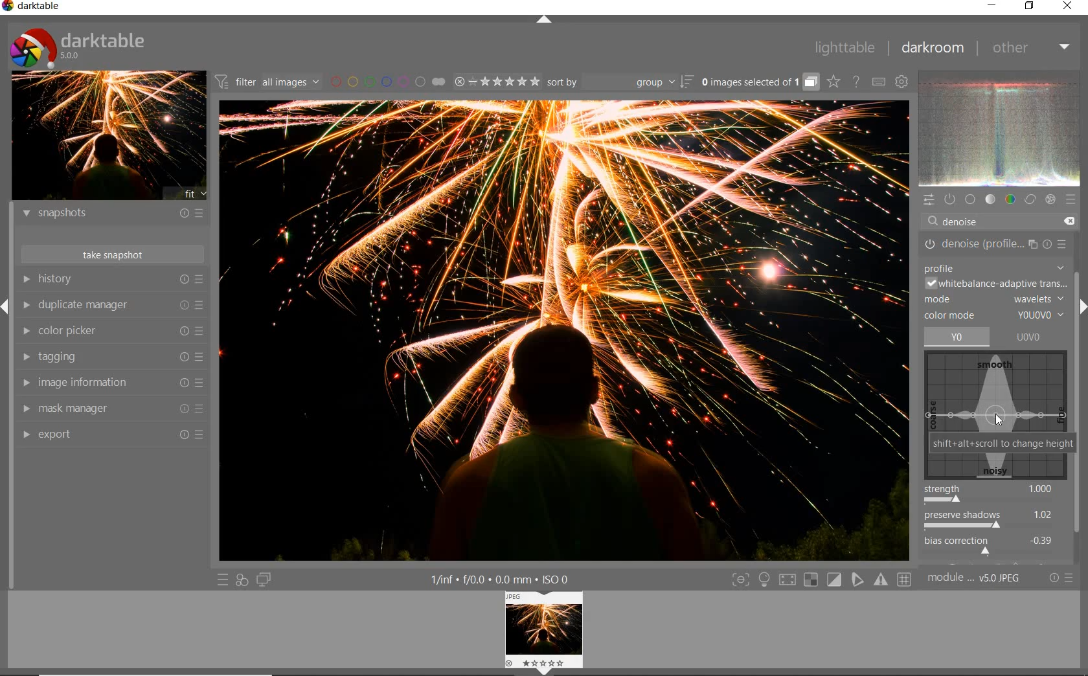 This screenshot has height=676, width=1088. What do you see at coordinates (619, 83) in the screenshot?
I see `sort` at bounding box center [619, 83].